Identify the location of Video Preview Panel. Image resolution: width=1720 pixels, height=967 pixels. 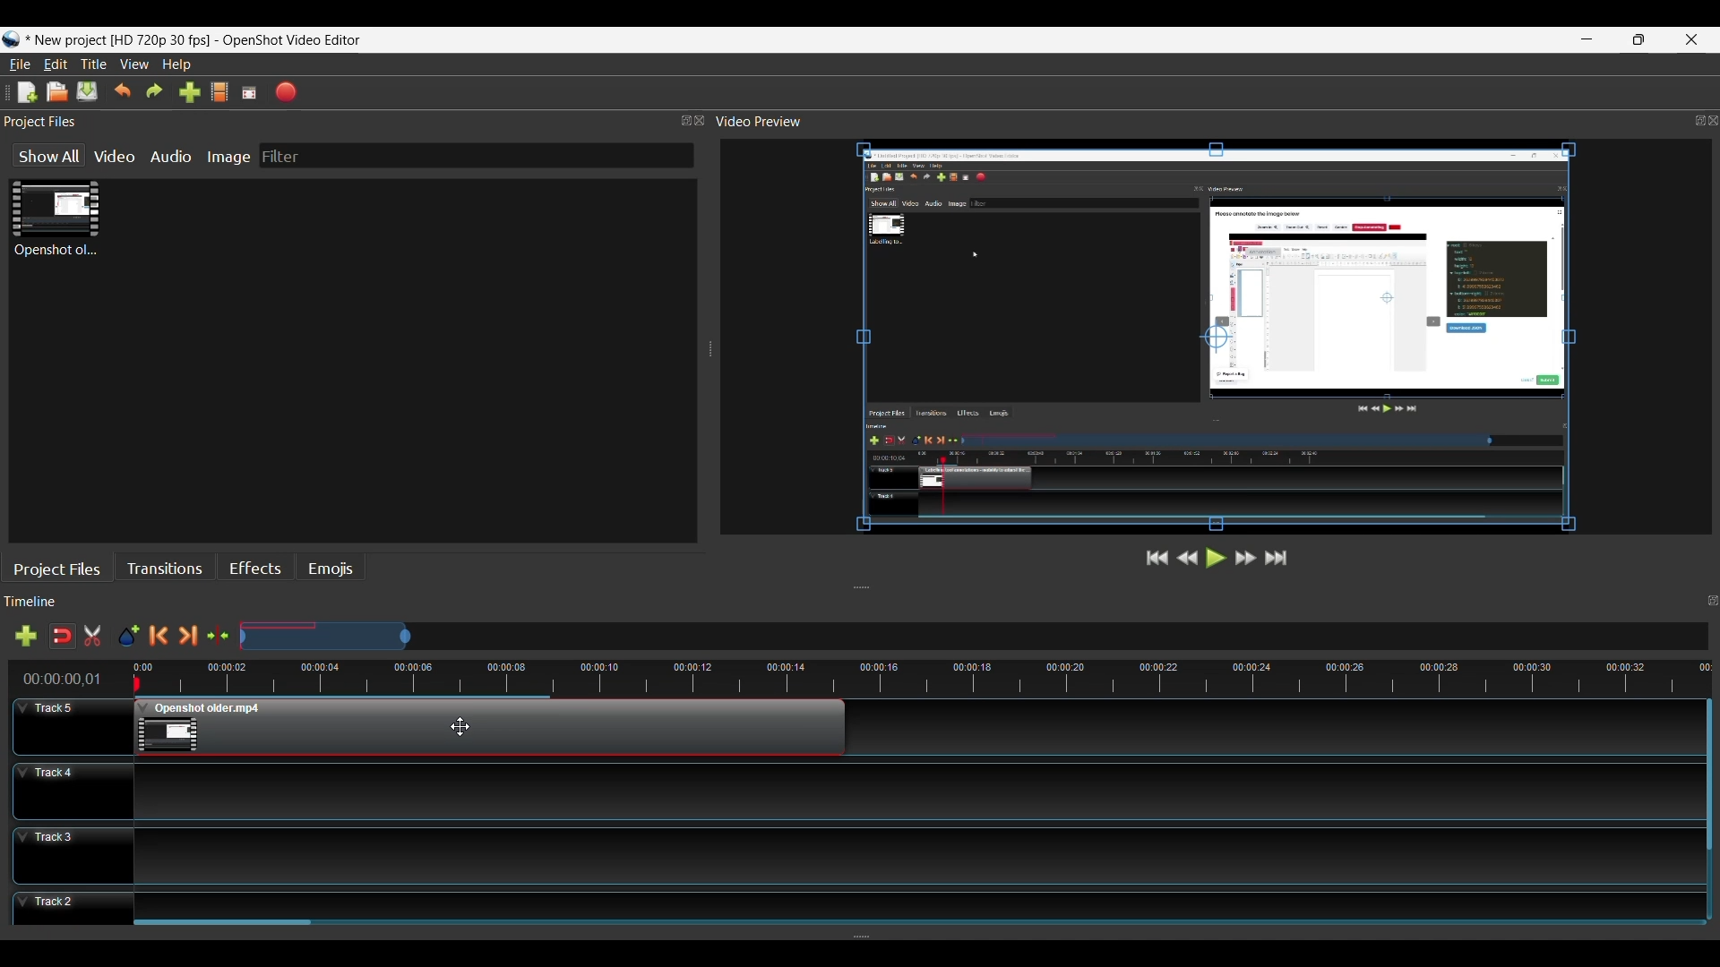
(1216, 122).